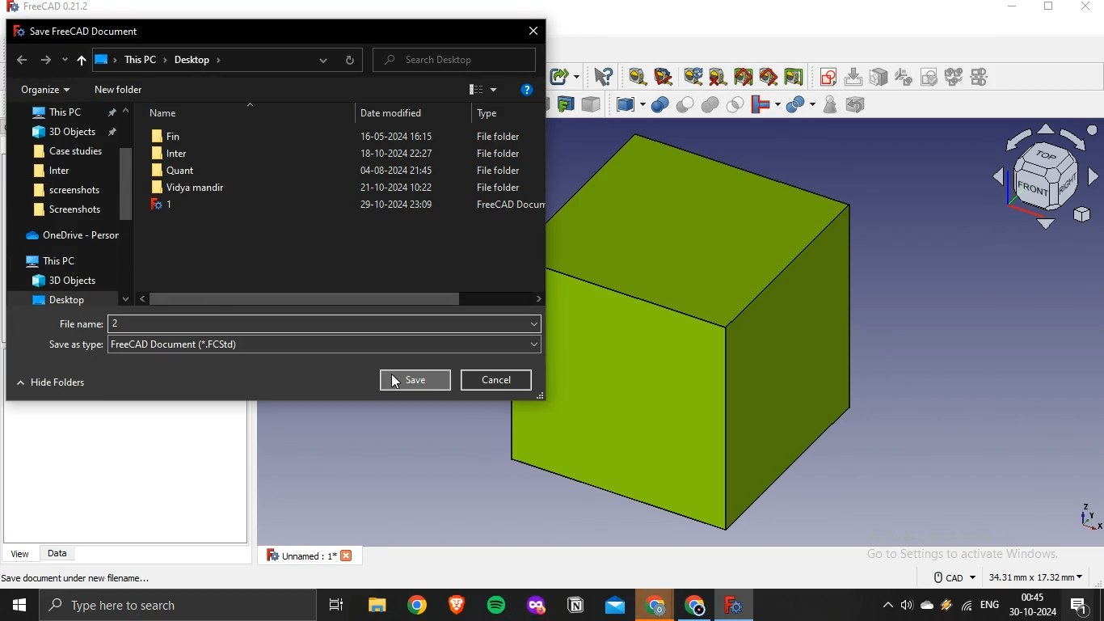 The width and height of the screenshot is (1104, 621). Describe the element at coordinates (162, 606) in the screenshot. I see `type here to search` at that location.